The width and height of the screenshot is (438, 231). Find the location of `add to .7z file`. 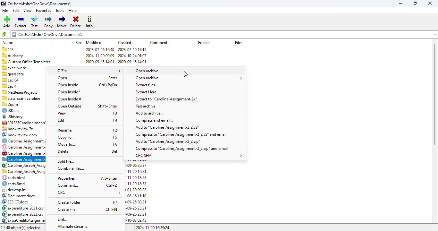

add to .7z file is located at coordinates (167, 127).